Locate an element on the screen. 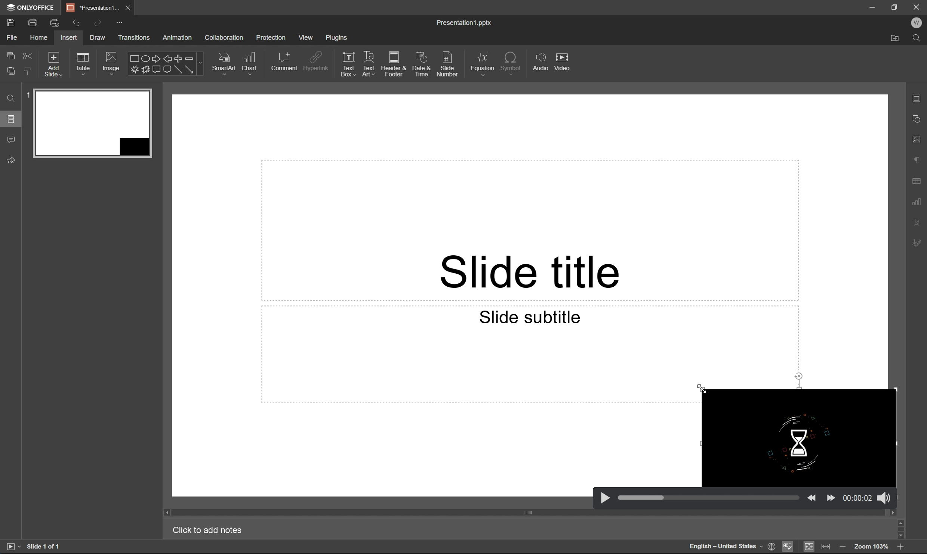  symbol is located at coordinates (512, 62).